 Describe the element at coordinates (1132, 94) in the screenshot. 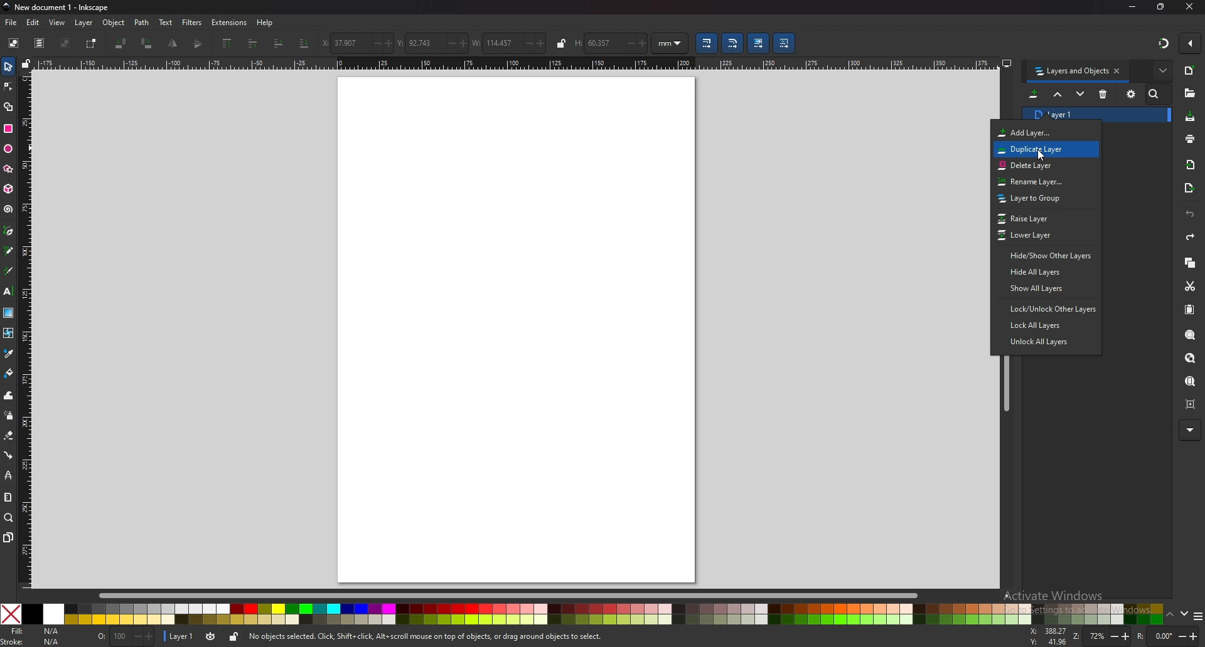

I see `settings` at that location.